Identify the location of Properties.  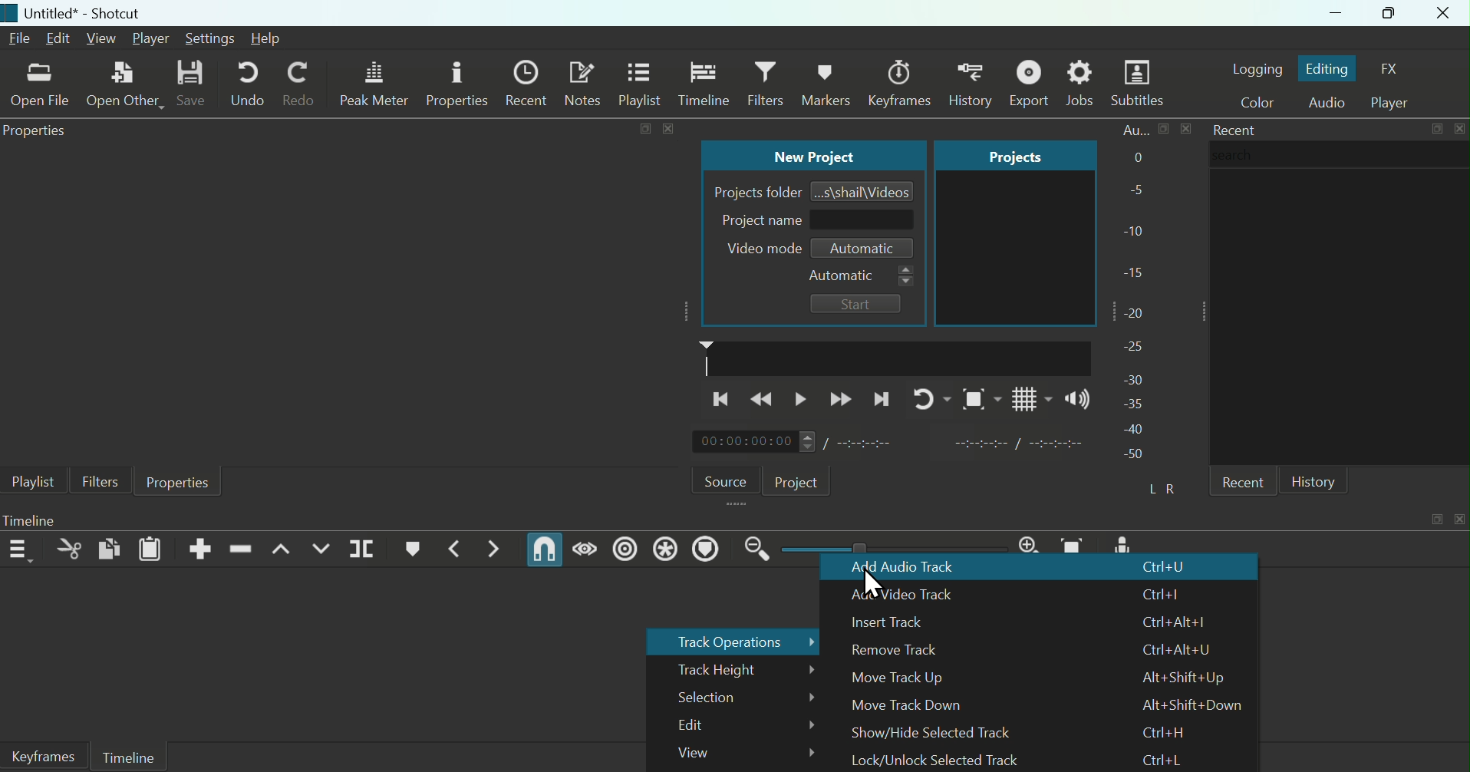
(179, 483).